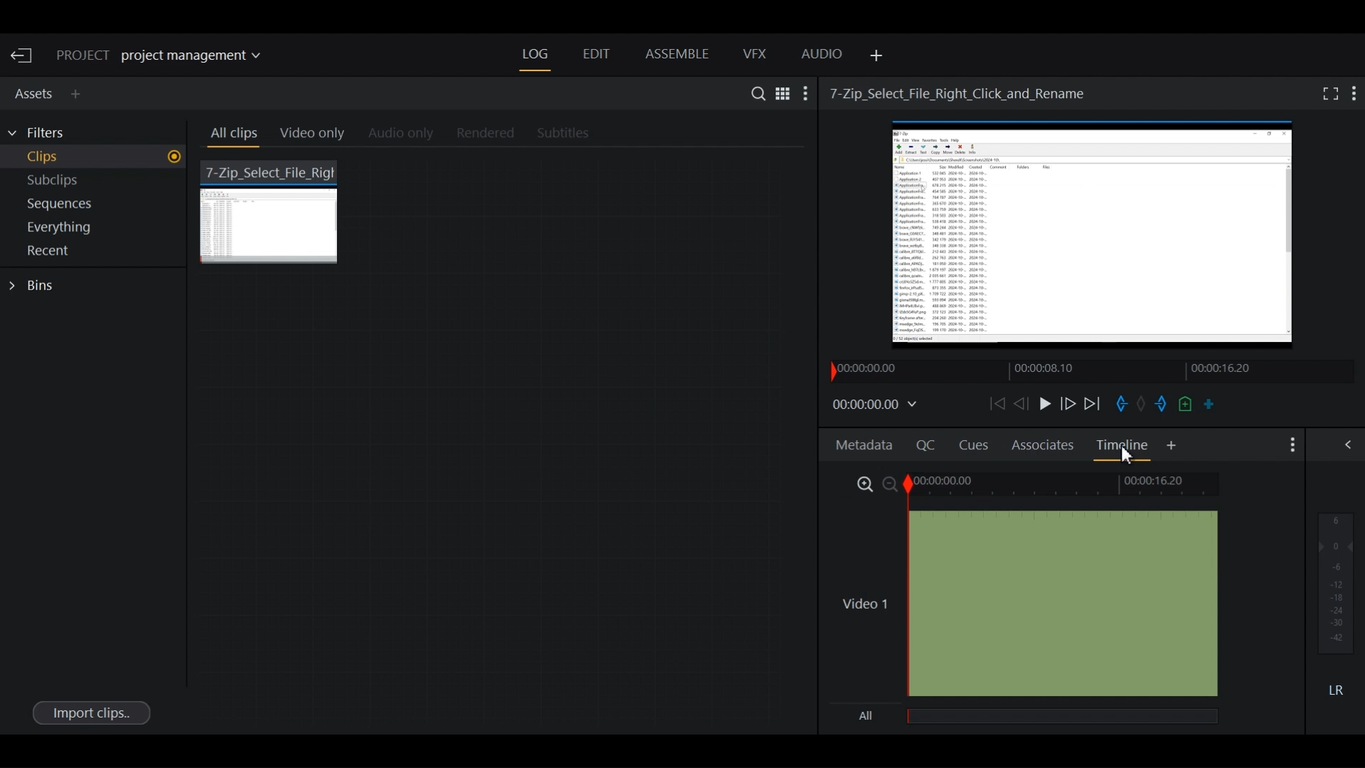  Describe the element at coordinates (1172, 446) in the screenshot. I see `Add Panel` at that location.